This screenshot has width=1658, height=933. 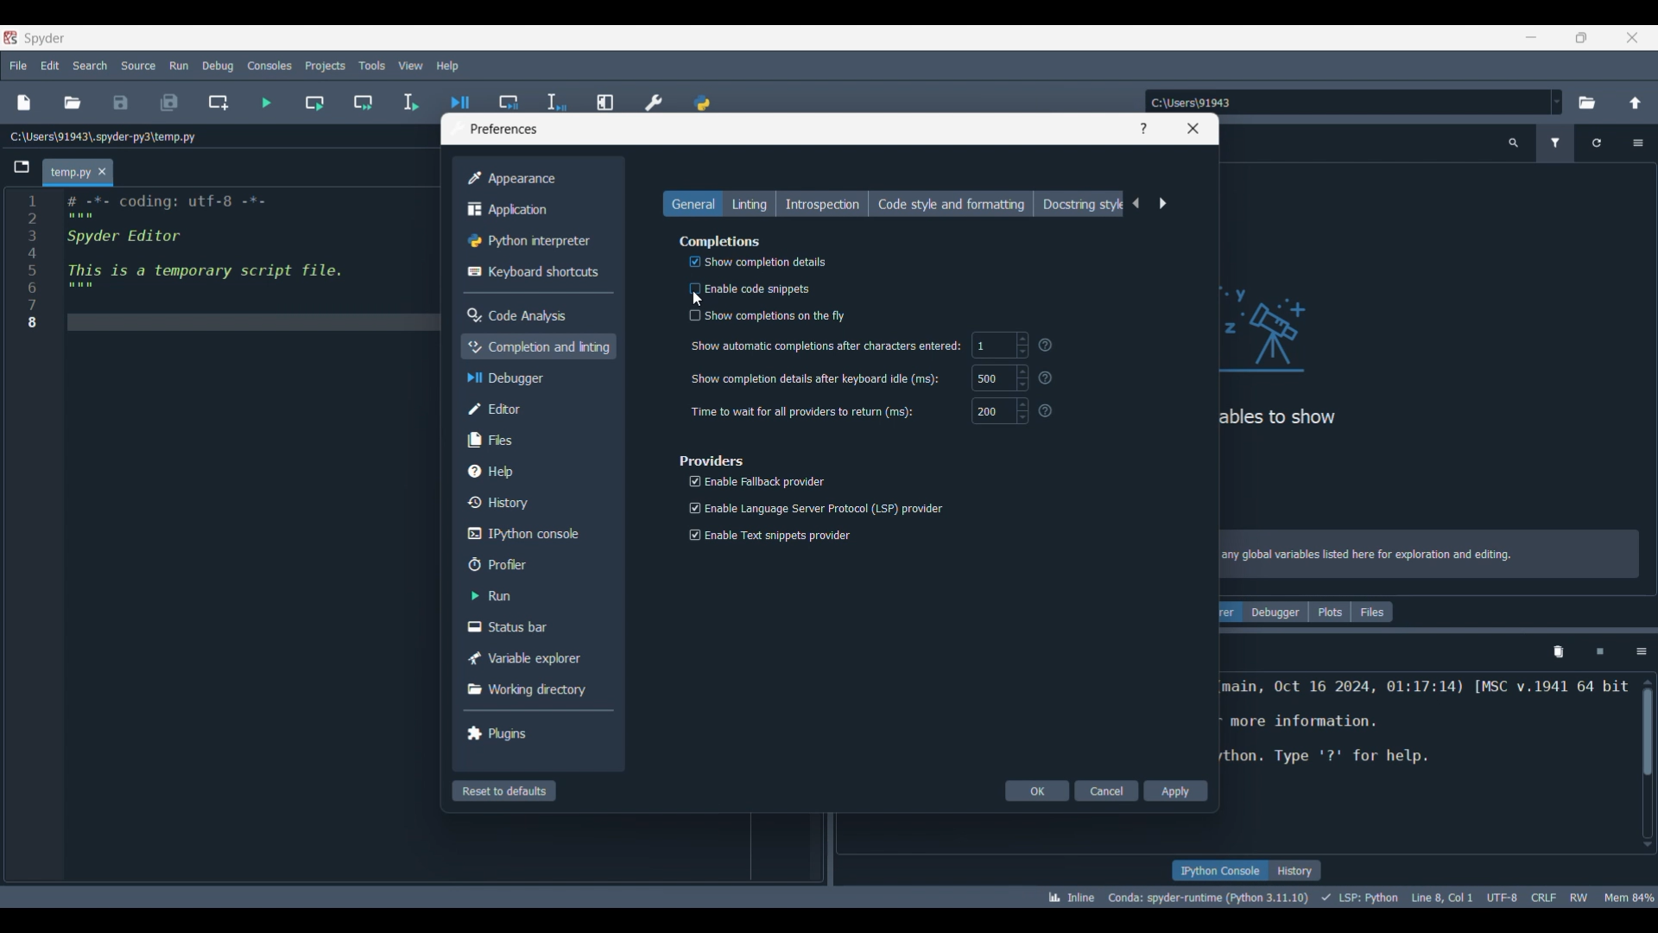 I want to click on Docstring style, so click(x=1079, y=204).